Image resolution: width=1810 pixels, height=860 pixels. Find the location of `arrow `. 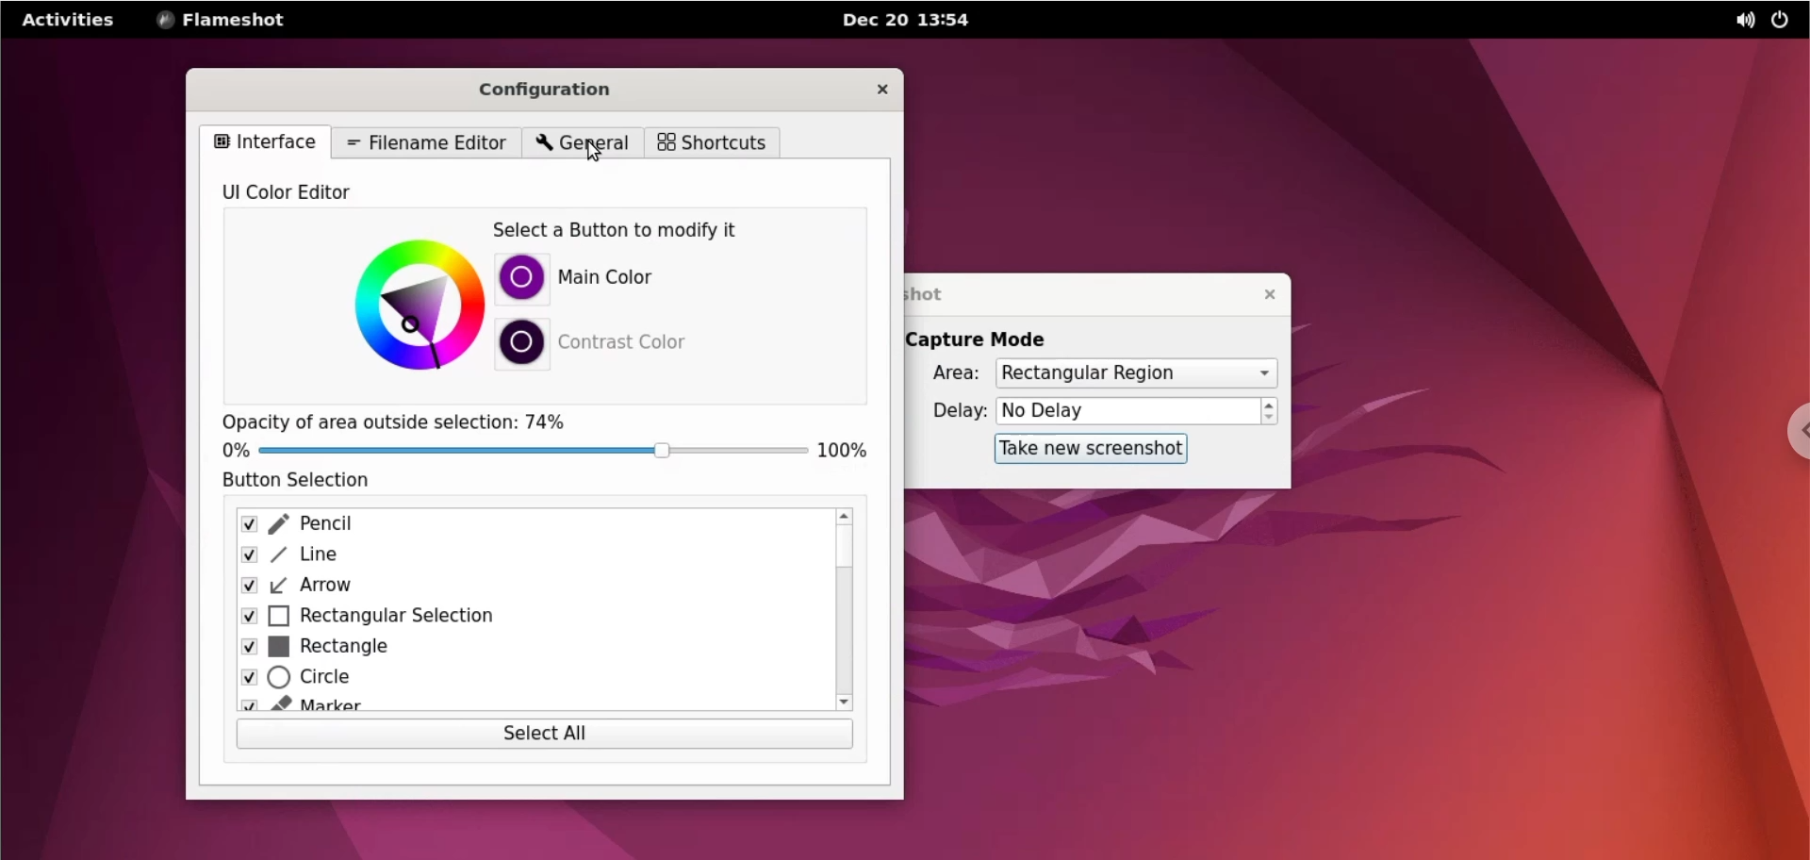

arrow  is located at coordinates (523, 587).